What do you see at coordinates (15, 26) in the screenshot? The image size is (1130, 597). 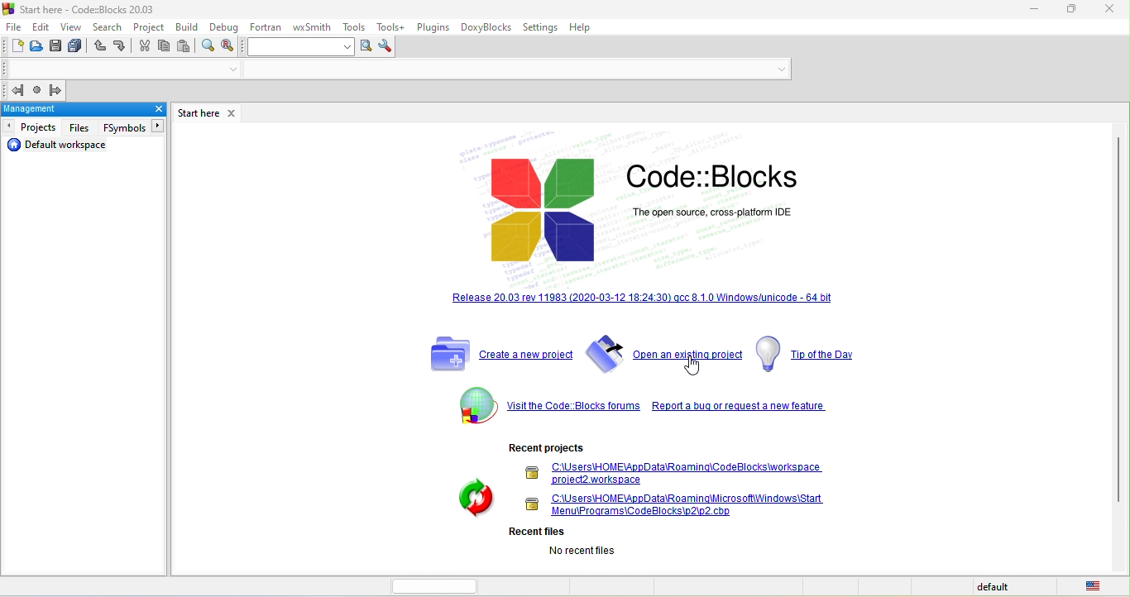 I see `file` at bounding box center [15, 26].